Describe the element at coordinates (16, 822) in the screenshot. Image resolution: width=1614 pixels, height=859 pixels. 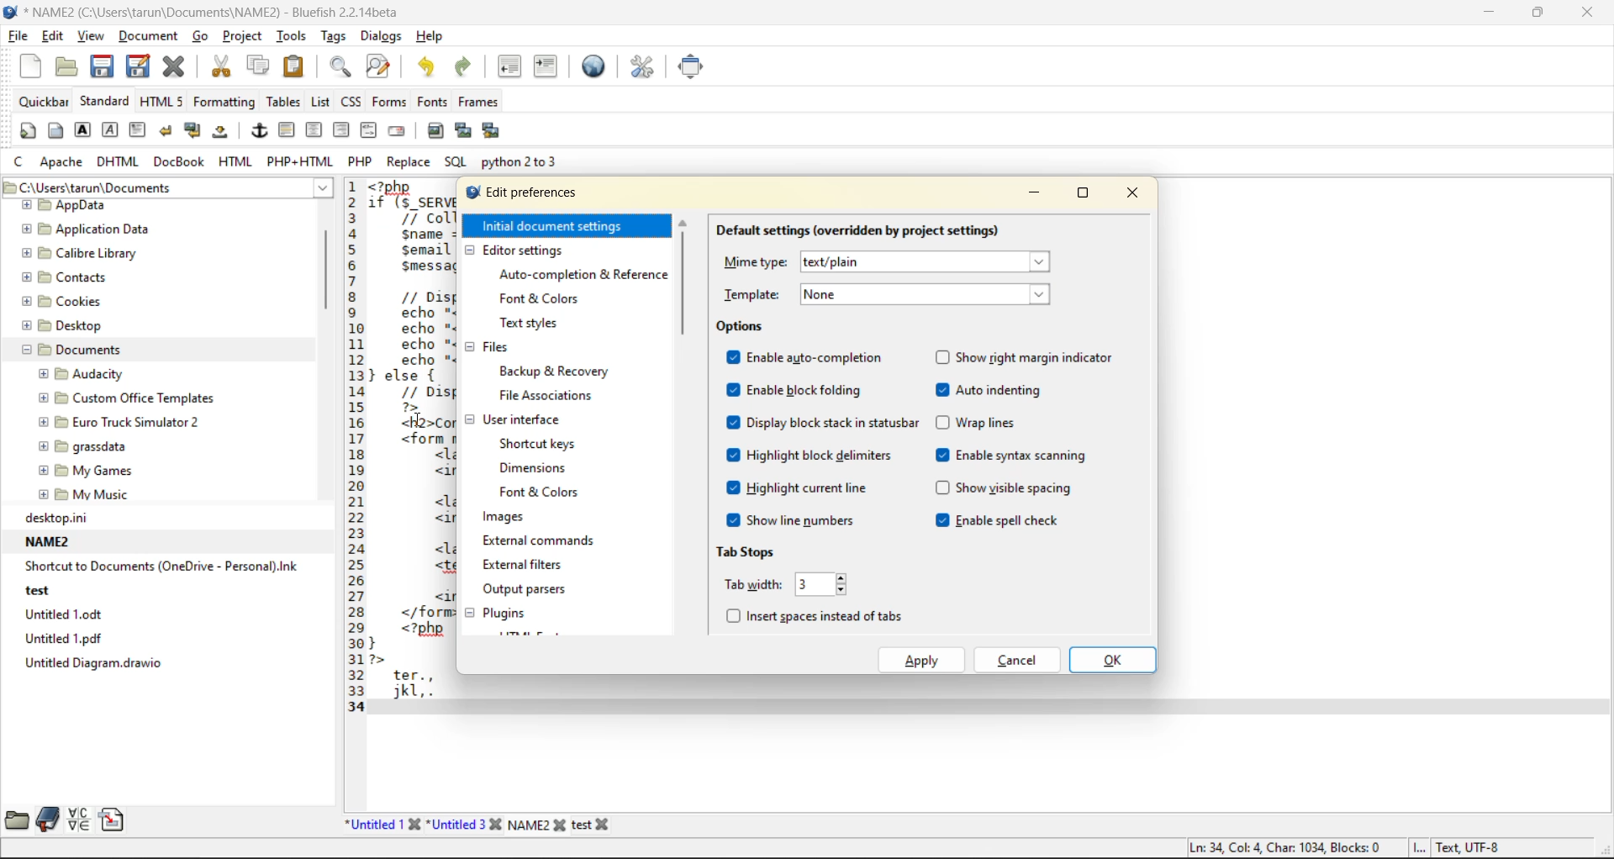
I see `file browser` at that location.